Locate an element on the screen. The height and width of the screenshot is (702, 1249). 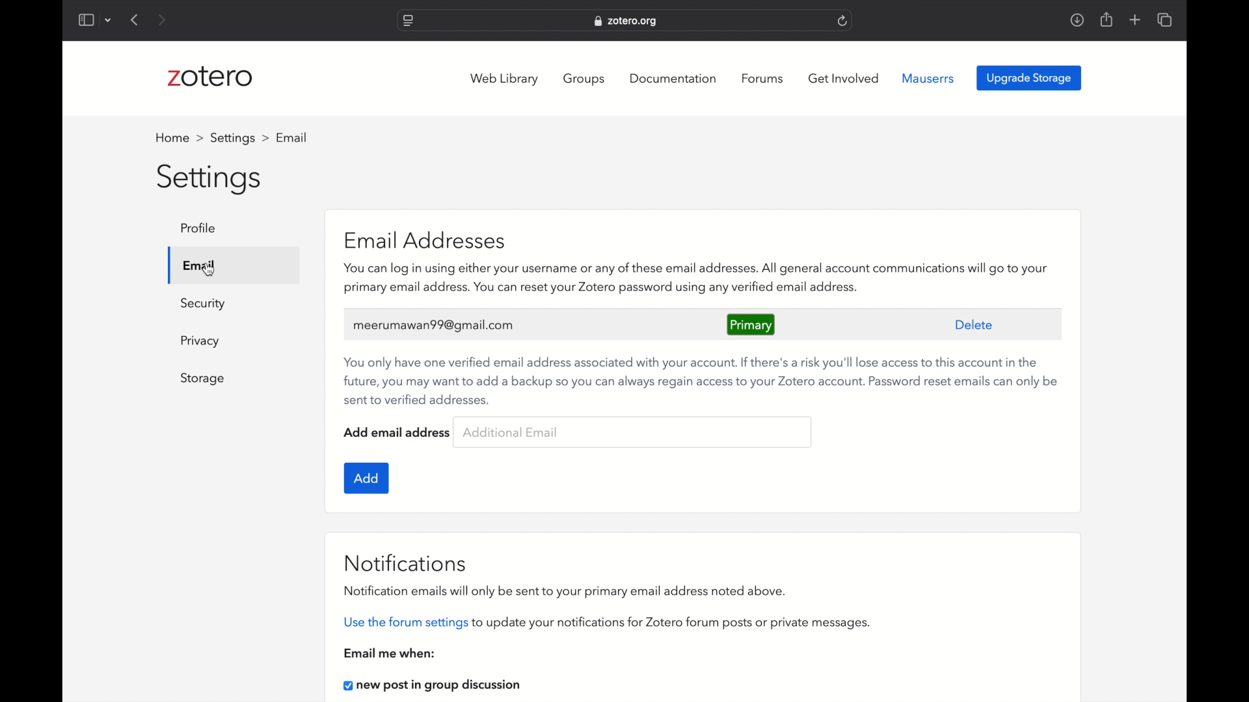
website settings is located at coordinates (407, 21).